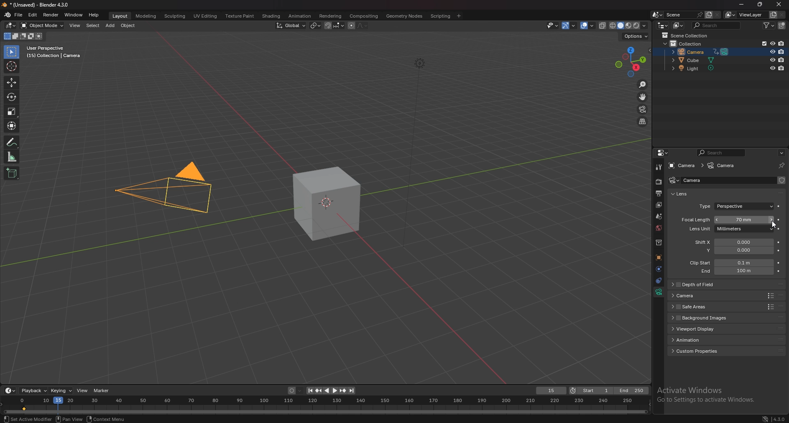  What do you see at coordinates (291, 25) in the screenshot?
I see `transform orientation` at bounding box center [291, 25].